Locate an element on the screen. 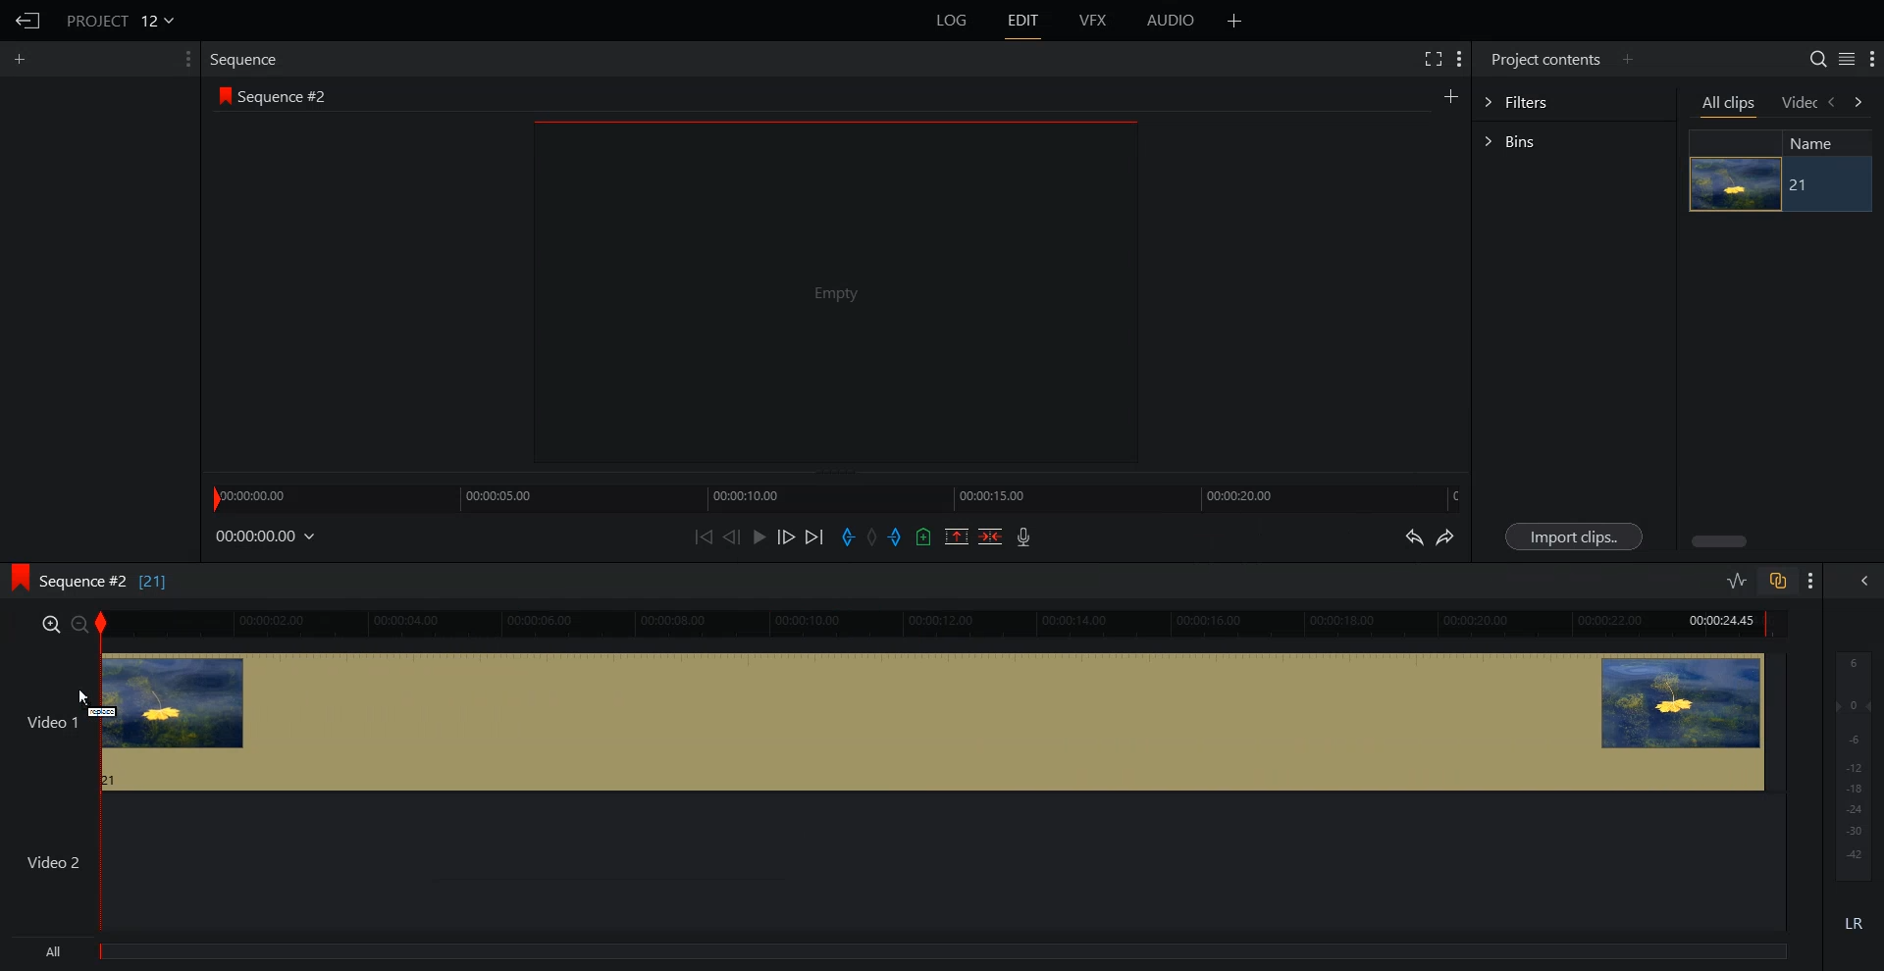  Move Backward is located at coordinates (706, 536).